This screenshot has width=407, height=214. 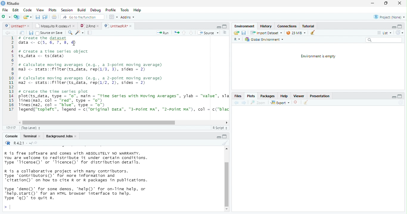 What do you see at coordinates (264, 40) in the screenshot?
I see `Global Environment` at bounding box center [264, 40].